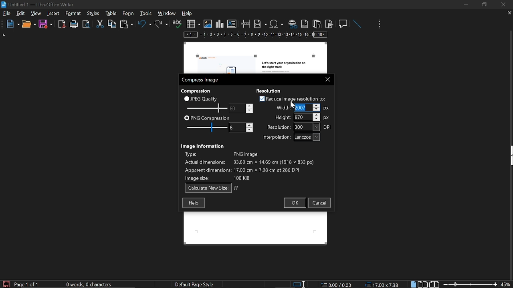 The image size is (513, 288). I want to click on png compression scale, so click(205, 127).